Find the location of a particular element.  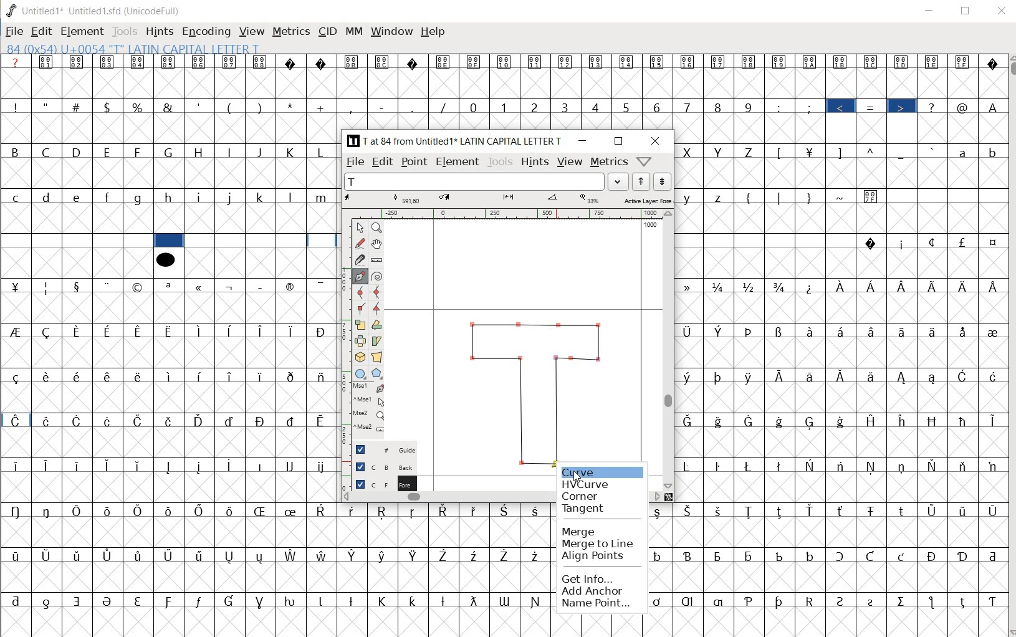

Symbol is located at coordinates (474, 62).